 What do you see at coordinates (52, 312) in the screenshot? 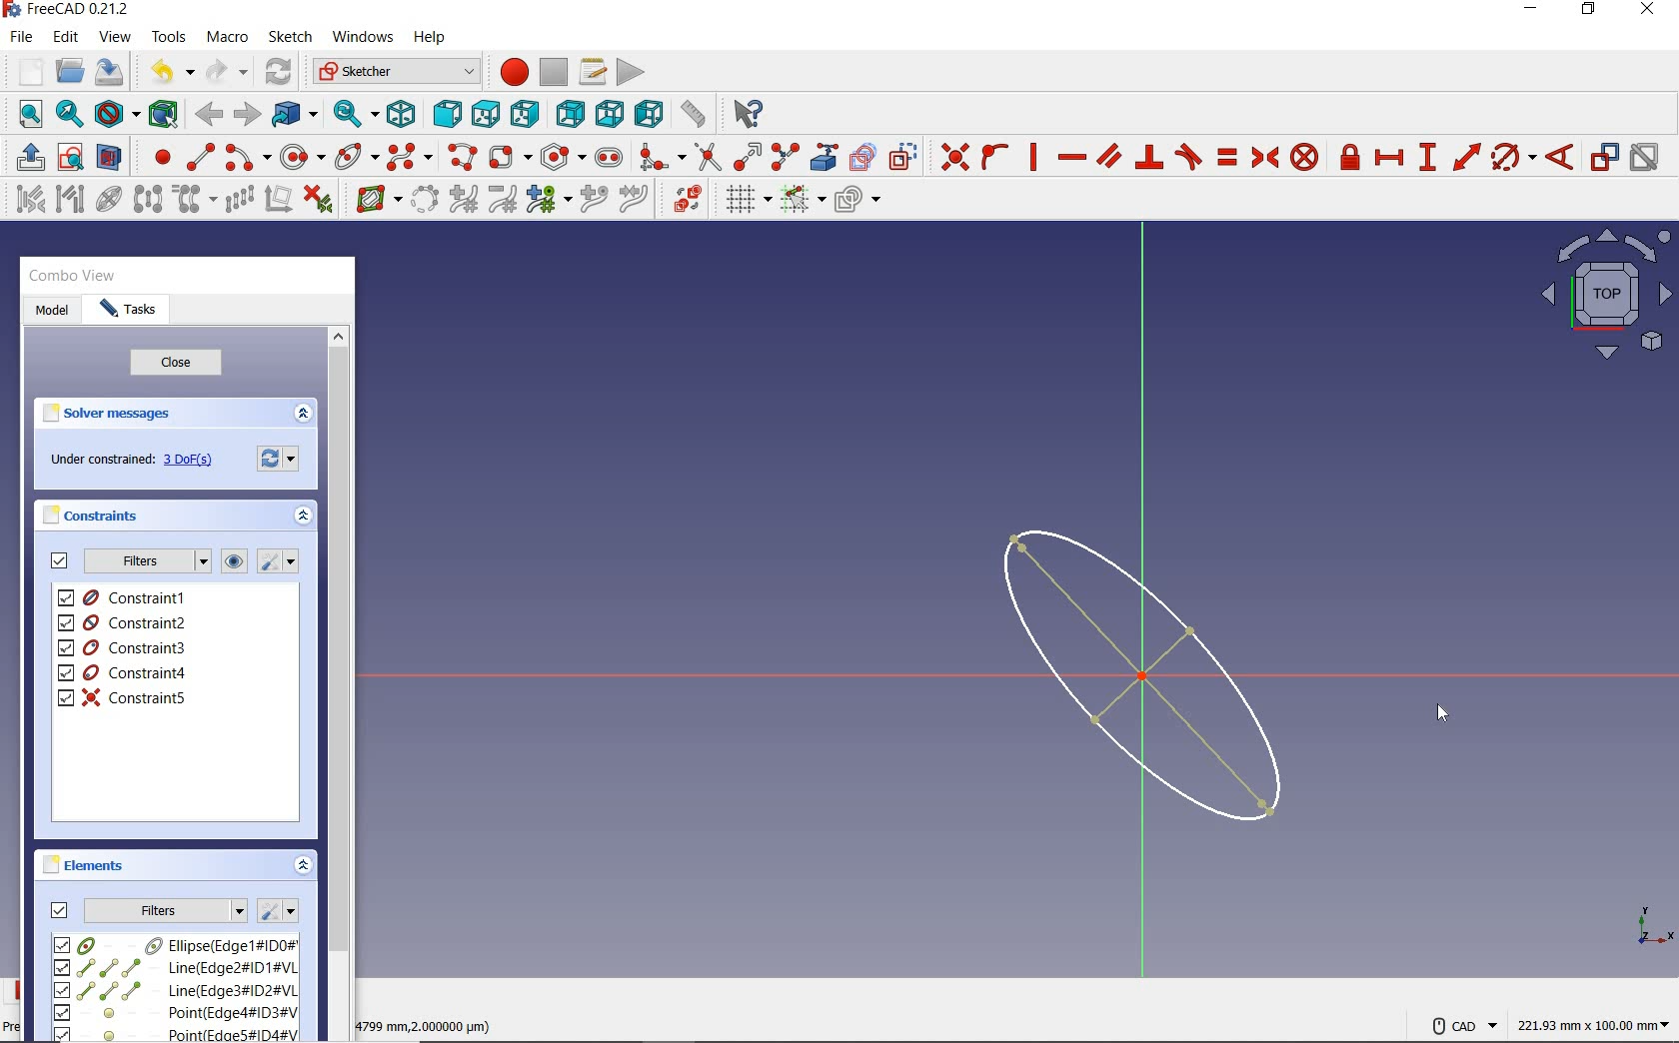
I see `model` at bounding box center [52, 312].